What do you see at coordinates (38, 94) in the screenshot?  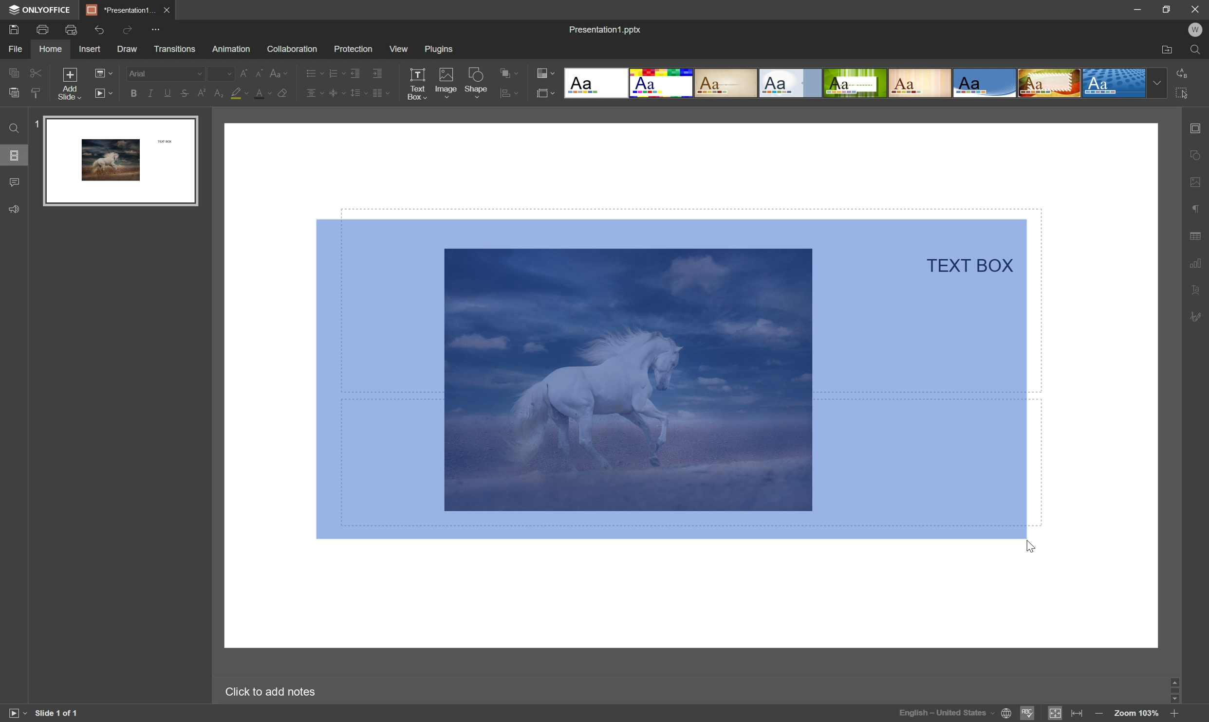 I see `clear style` at bounding box center [38, 94].